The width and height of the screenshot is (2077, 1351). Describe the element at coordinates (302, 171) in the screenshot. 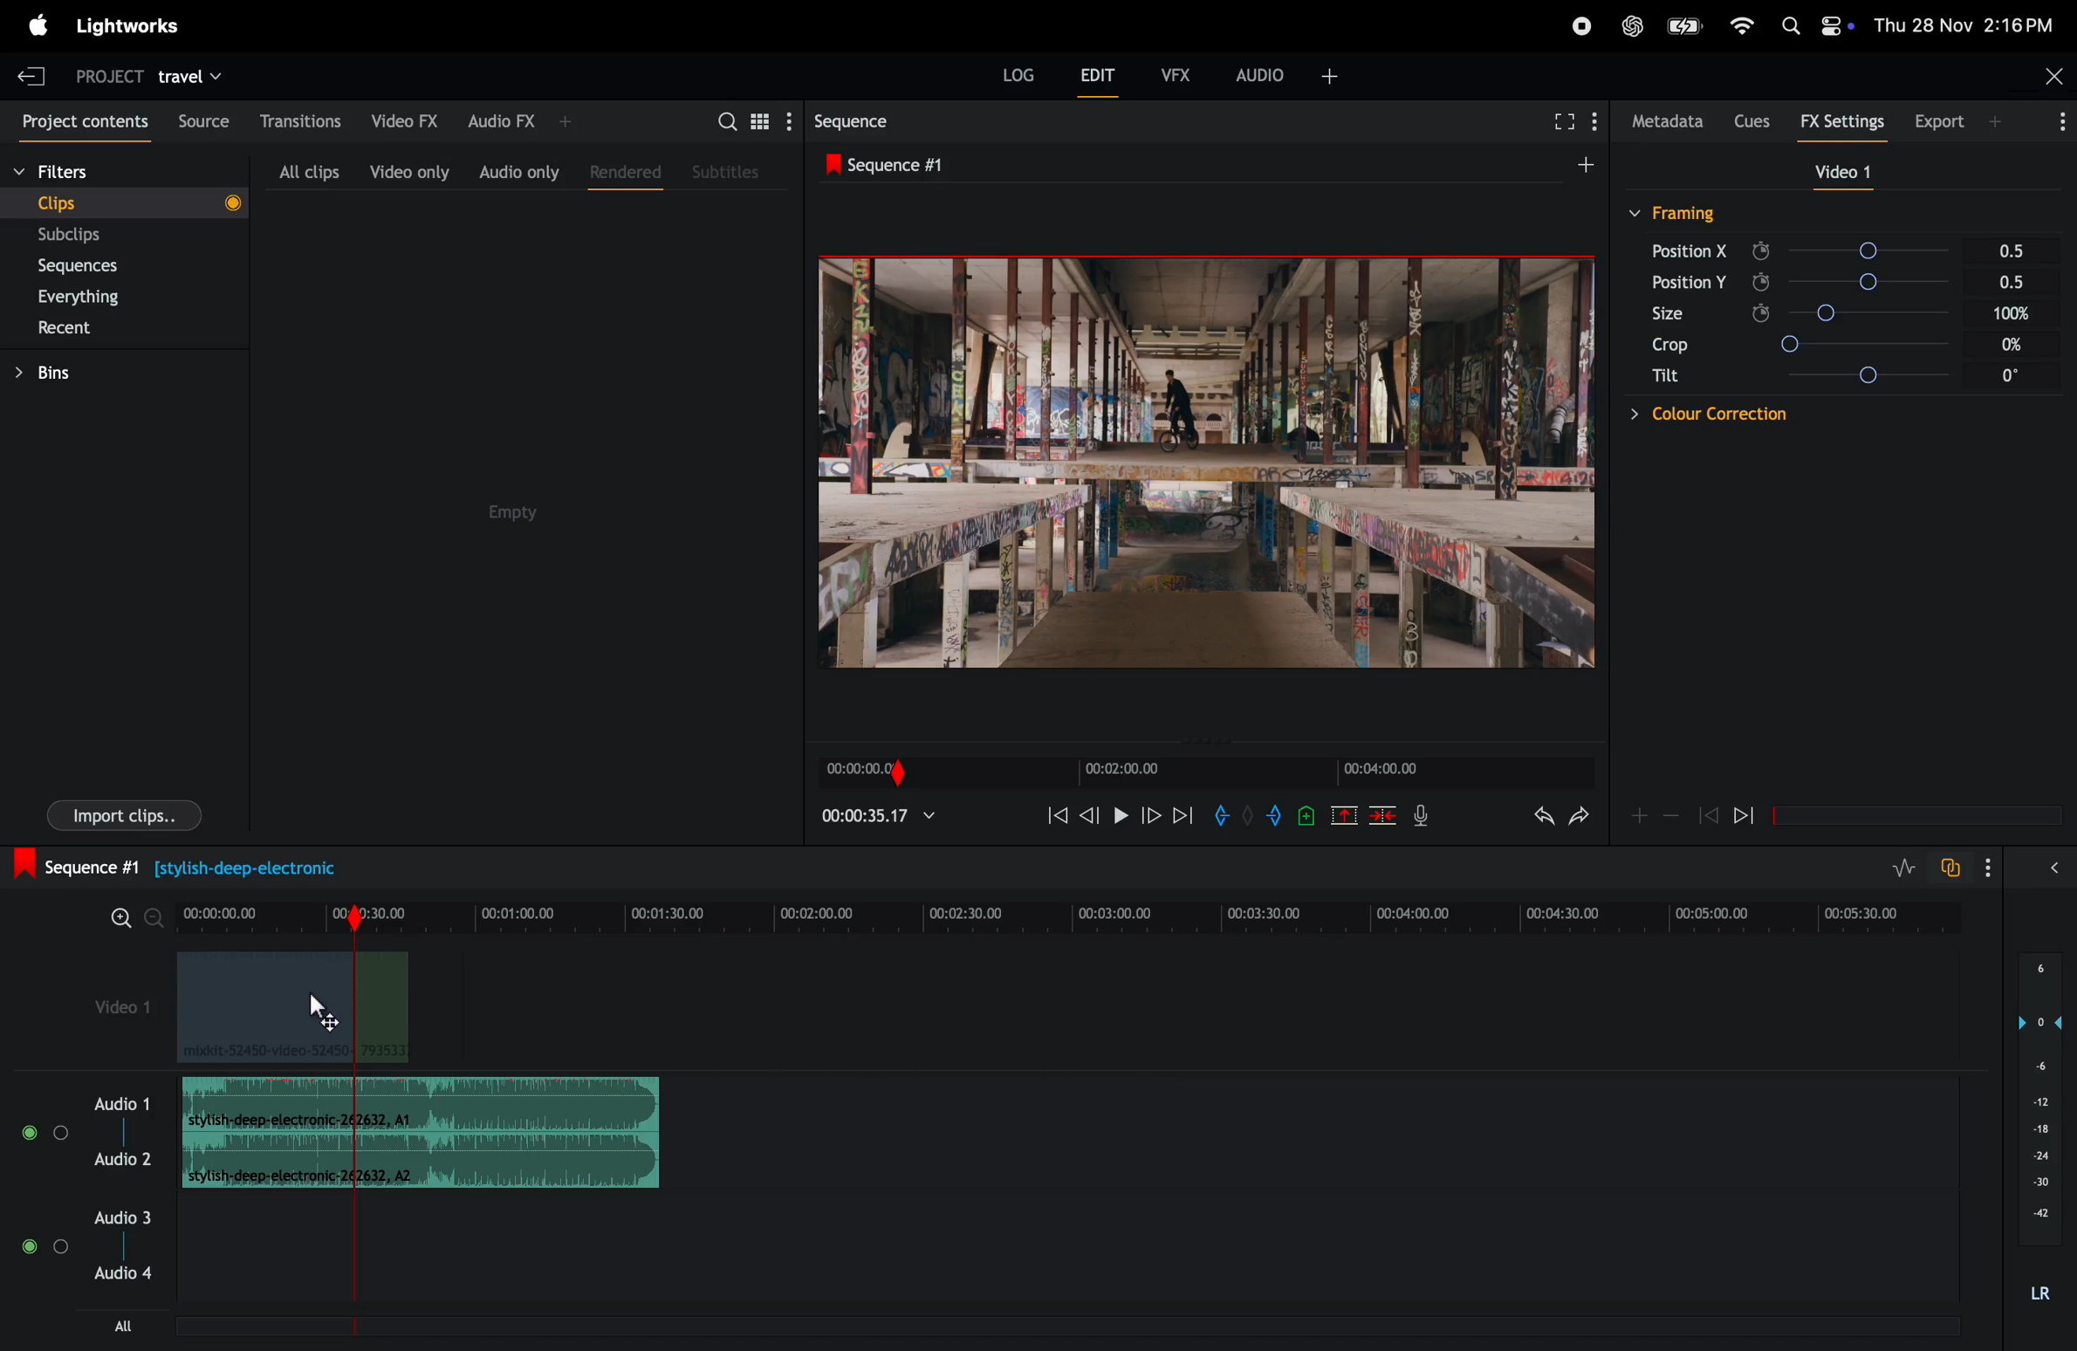

I see `all clips` at that location.